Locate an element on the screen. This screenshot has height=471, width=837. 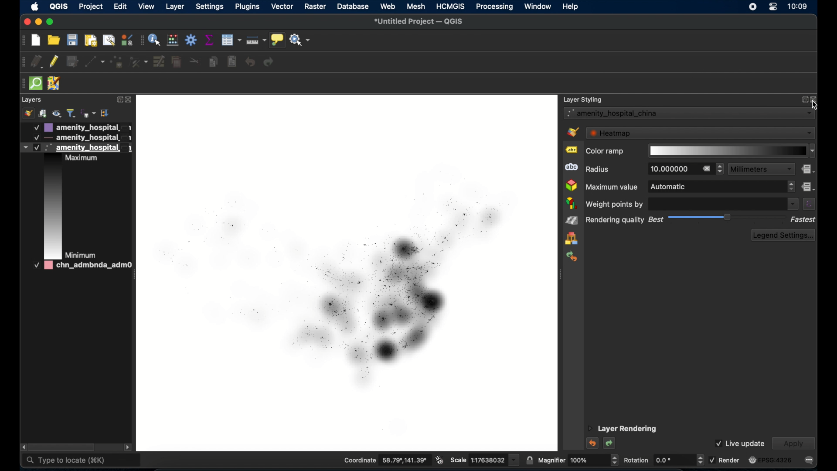
redo is located at coordinates (610, 444).